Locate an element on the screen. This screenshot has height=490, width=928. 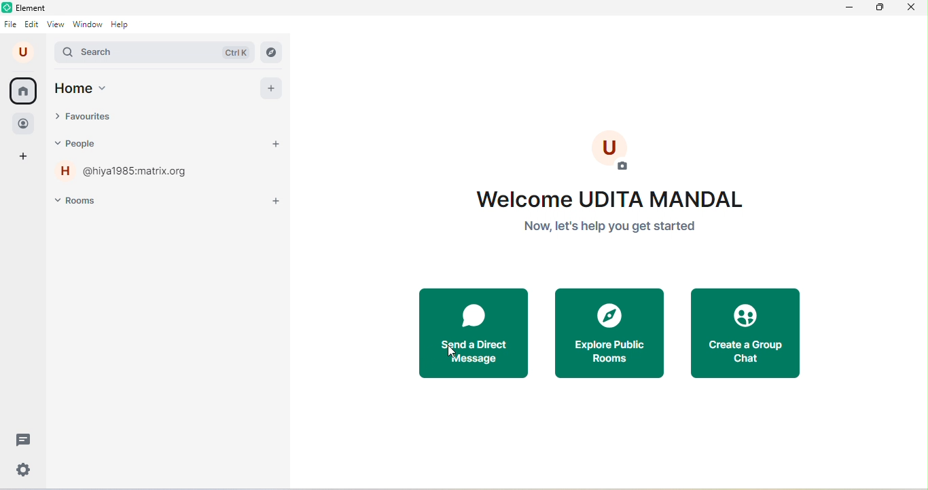
u is located at coordinates (25, 52).